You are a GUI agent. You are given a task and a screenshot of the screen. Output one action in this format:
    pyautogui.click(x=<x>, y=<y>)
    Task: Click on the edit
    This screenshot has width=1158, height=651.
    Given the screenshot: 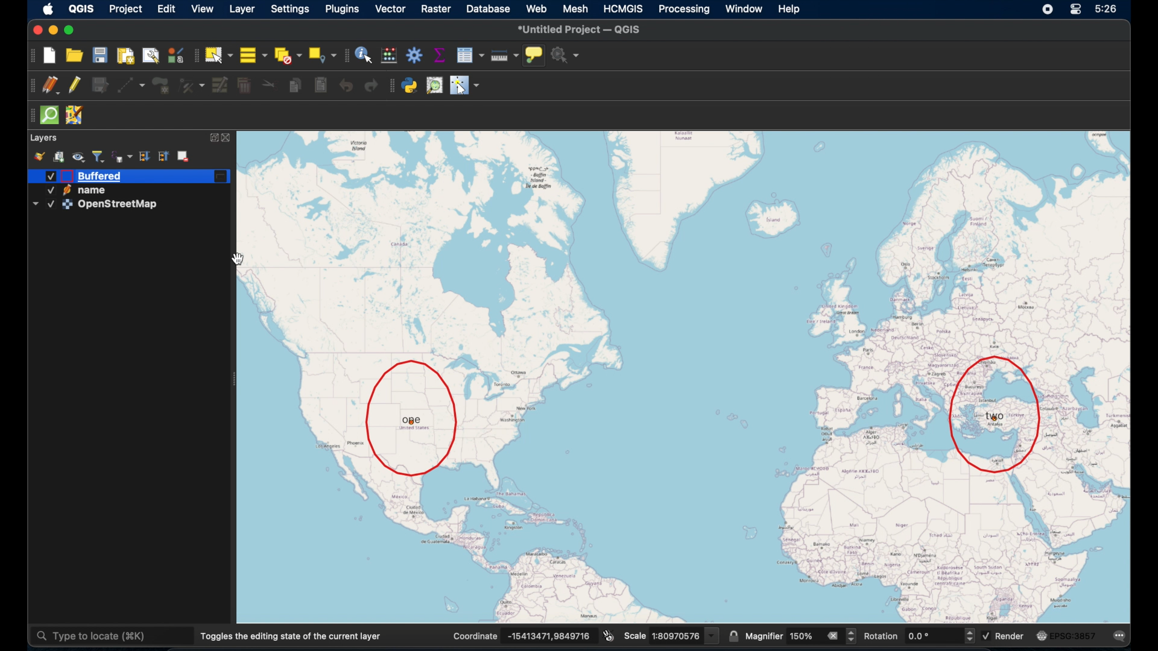 What is the action you would take?
    pyautogui.click(x=166, y=9)
    